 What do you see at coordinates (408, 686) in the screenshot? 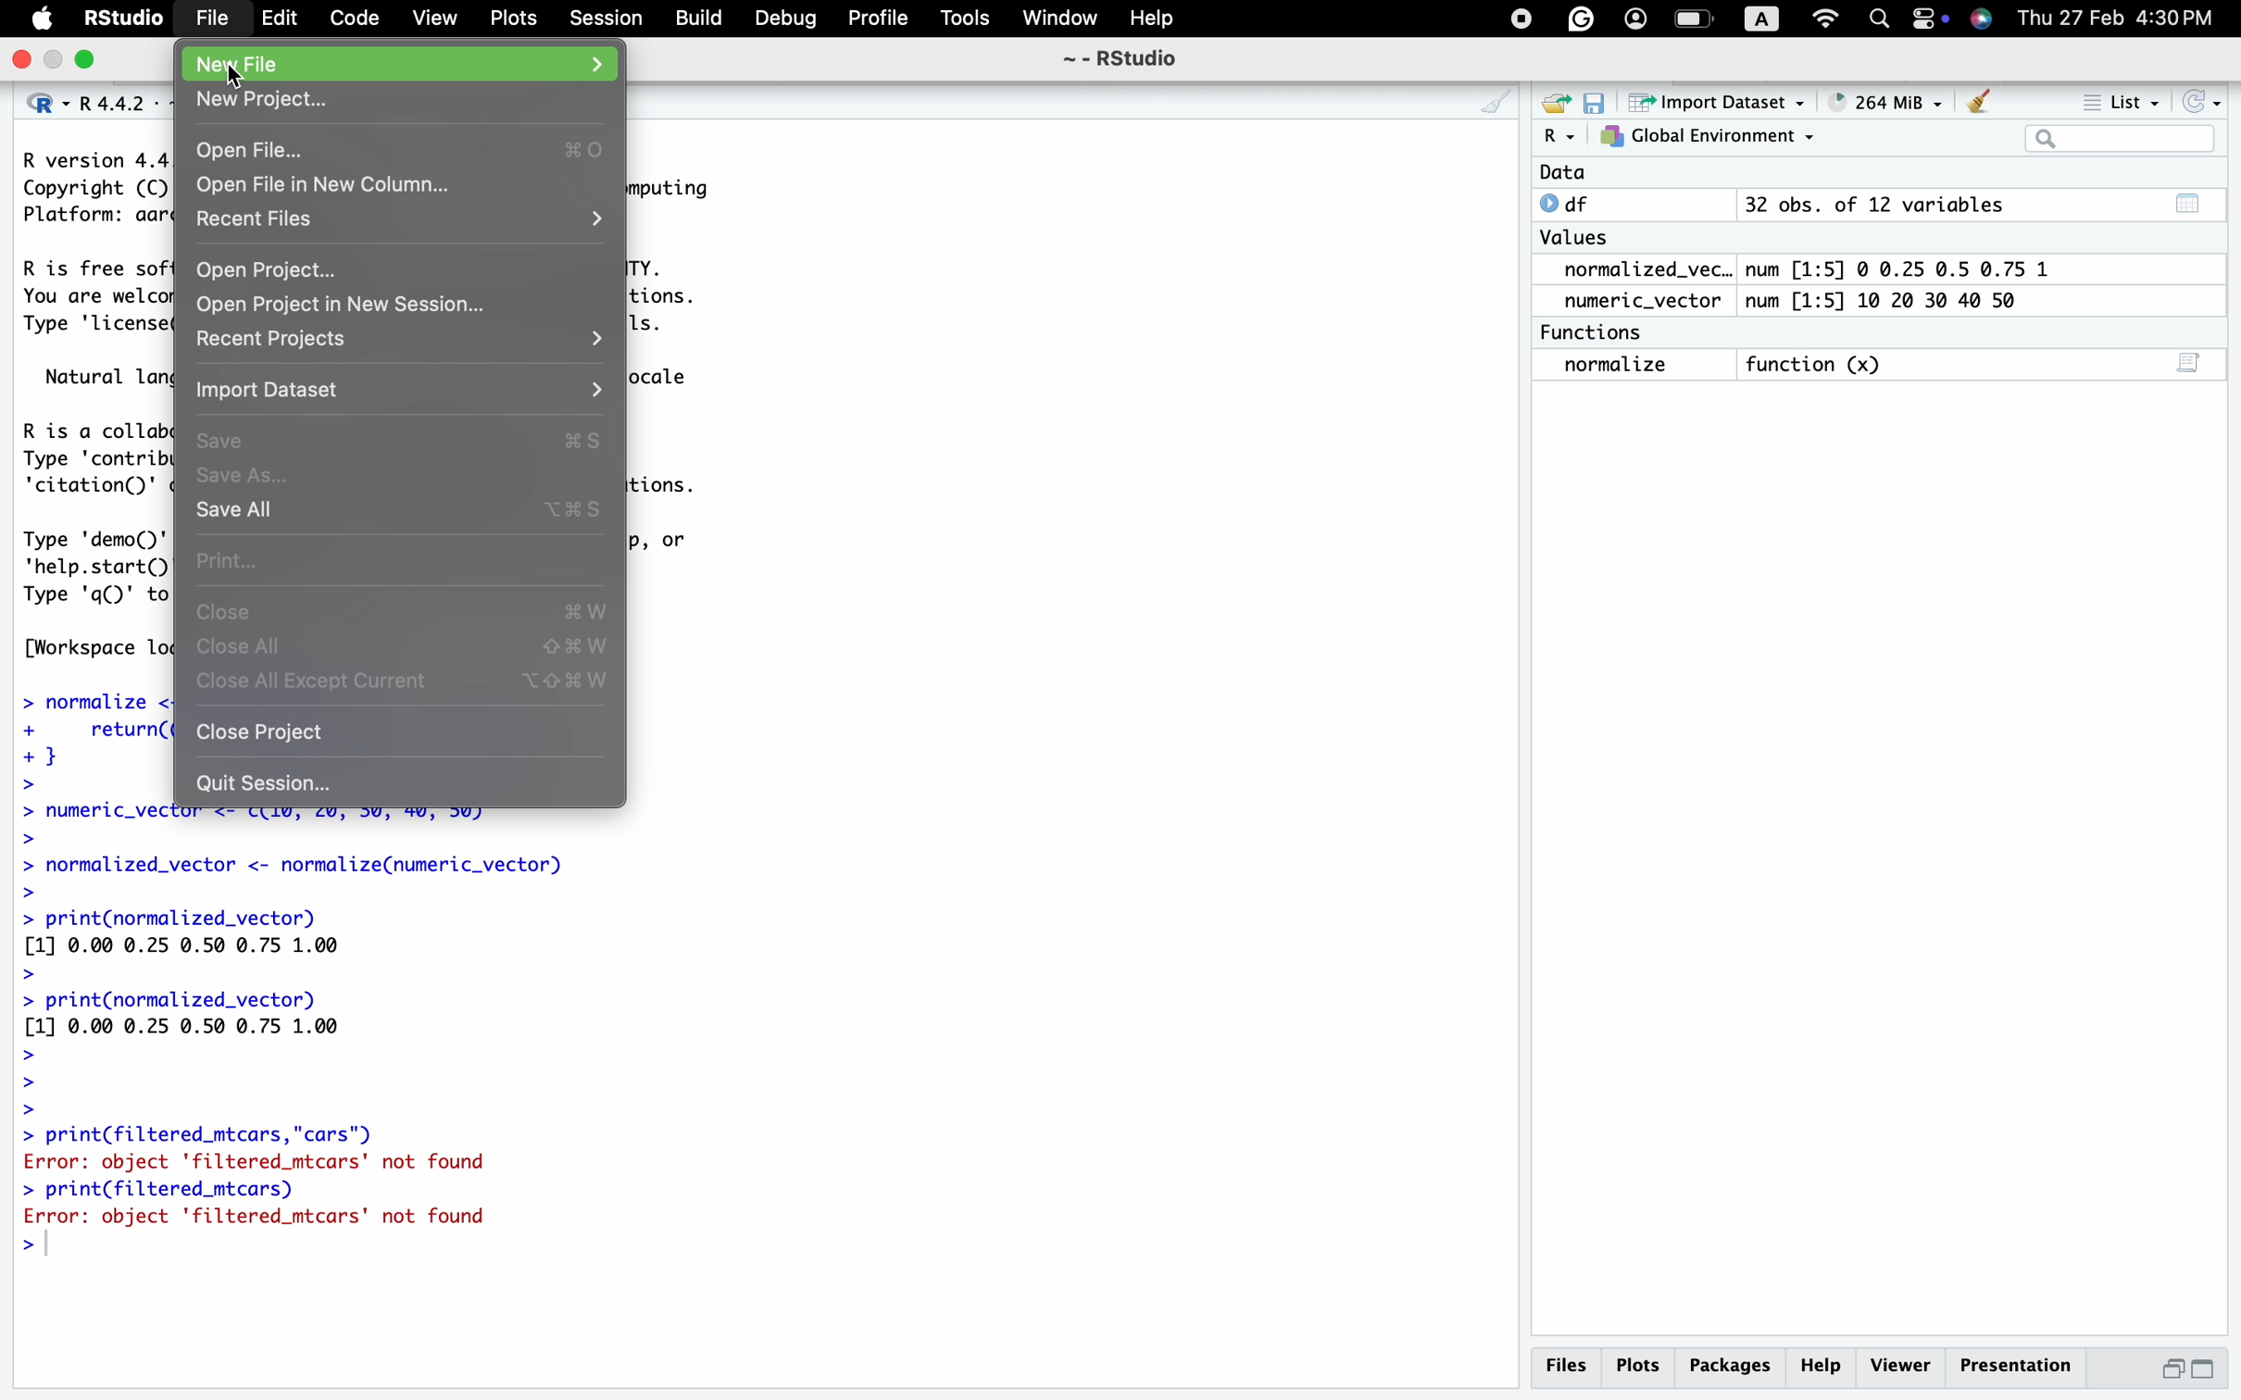
I see `close all except current` at bounding box center [408, 686].